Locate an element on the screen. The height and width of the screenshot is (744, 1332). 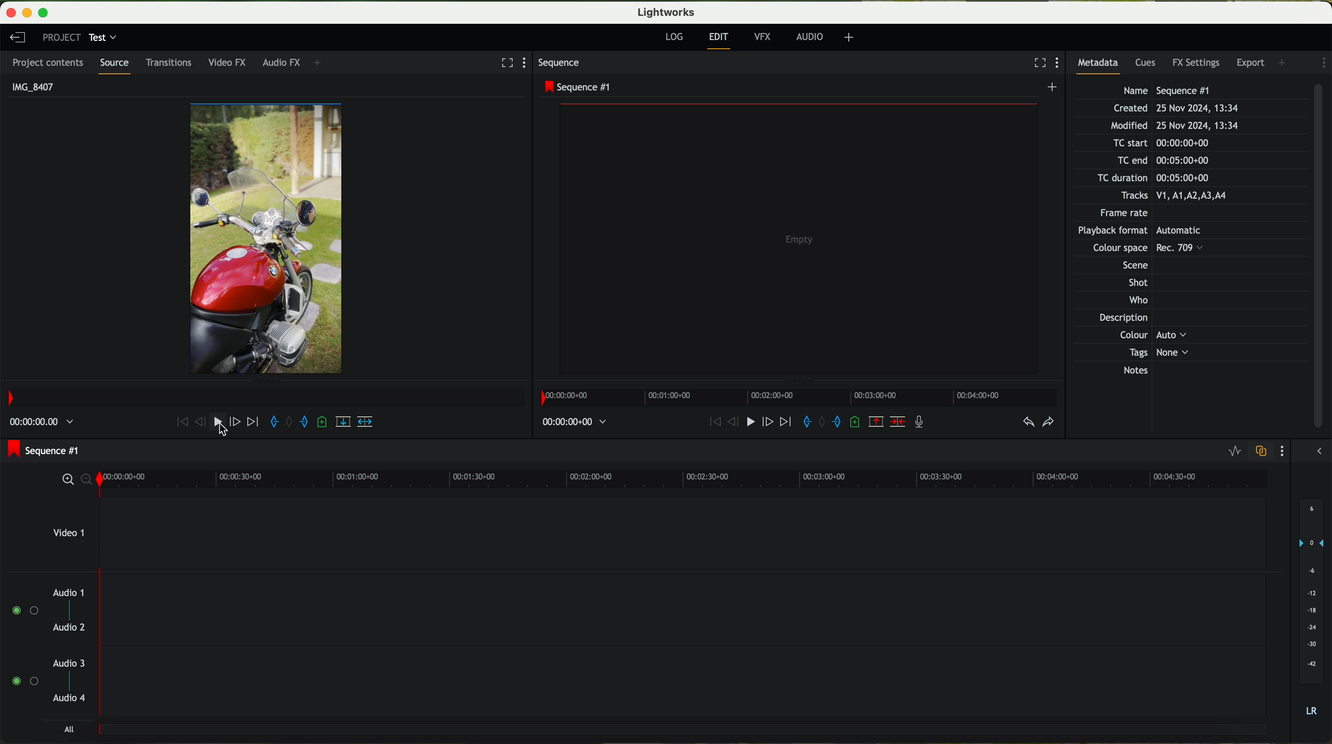
time is located at coordinates (44, 423).